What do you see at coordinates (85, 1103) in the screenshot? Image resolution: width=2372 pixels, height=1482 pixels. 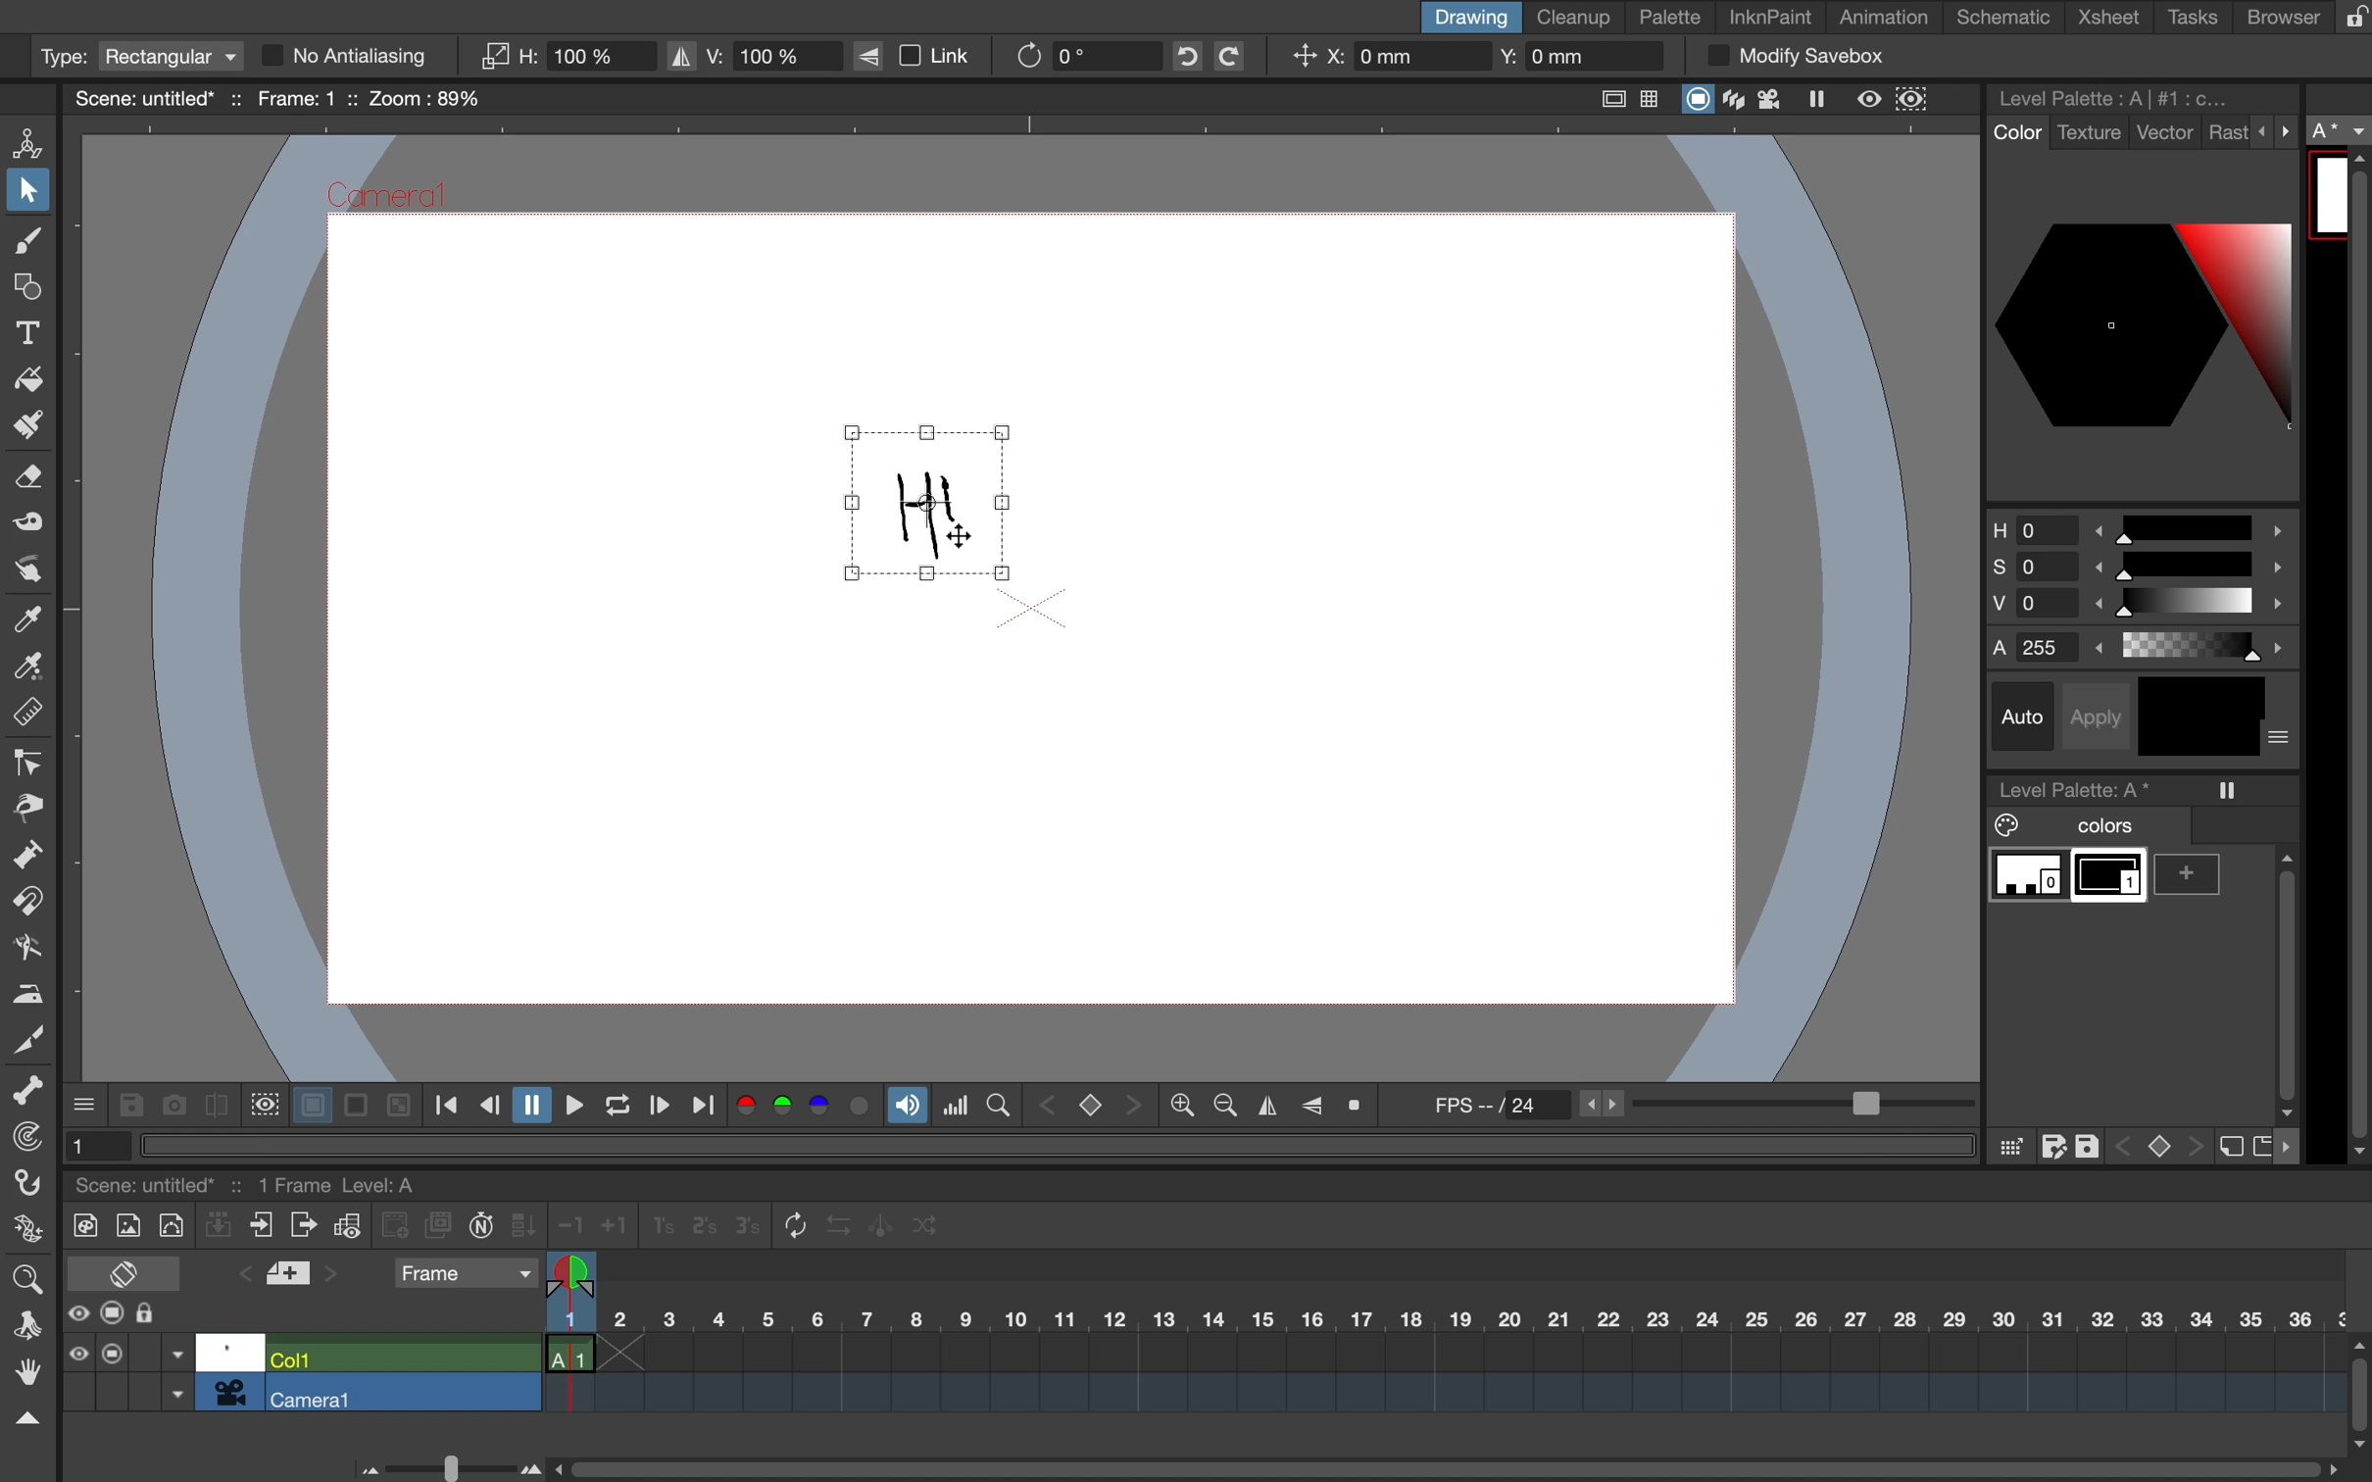 I see `more options` at bounding box center [85, 1103].